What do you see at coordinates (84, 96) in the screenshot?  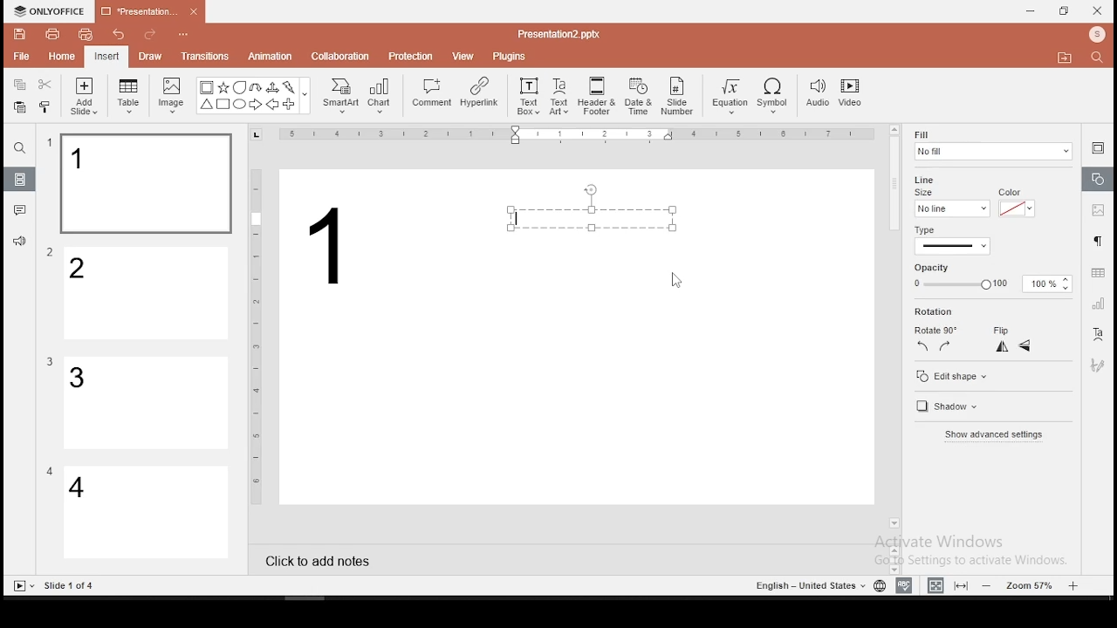 I see `add slide` at bounding box center [84, 96].